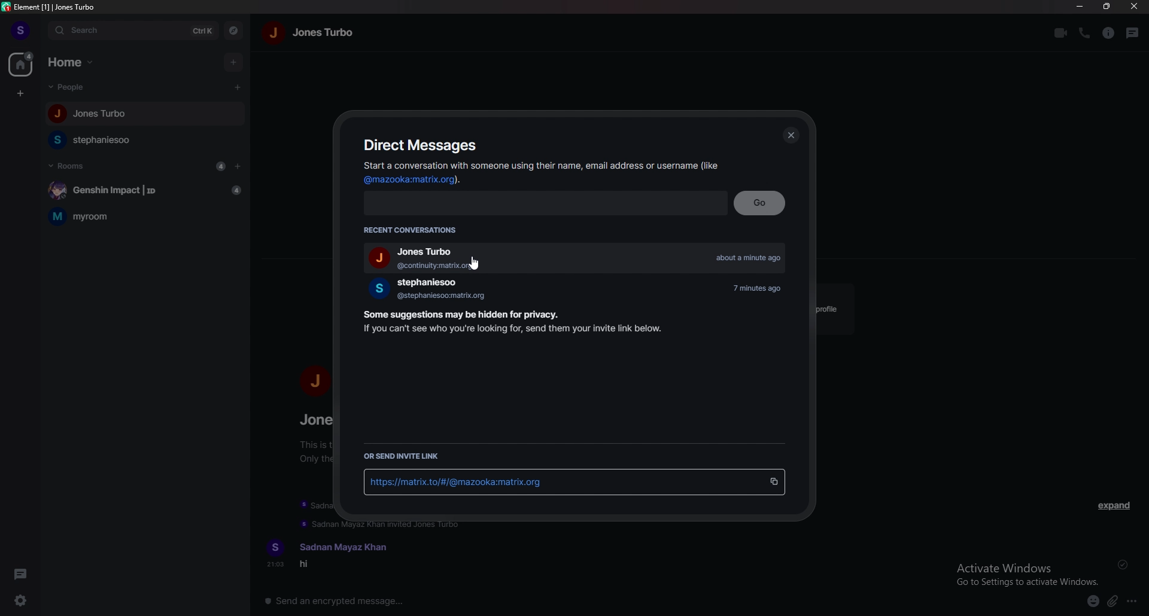 The height and width of the screenshot is (616, 1149). I want to click on expand, so click(1115, 507).